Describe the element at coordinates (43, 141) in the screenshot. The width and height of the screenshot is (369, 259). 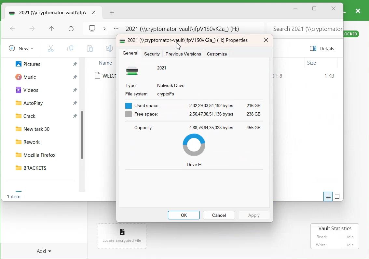
I see `Rework` at that location.